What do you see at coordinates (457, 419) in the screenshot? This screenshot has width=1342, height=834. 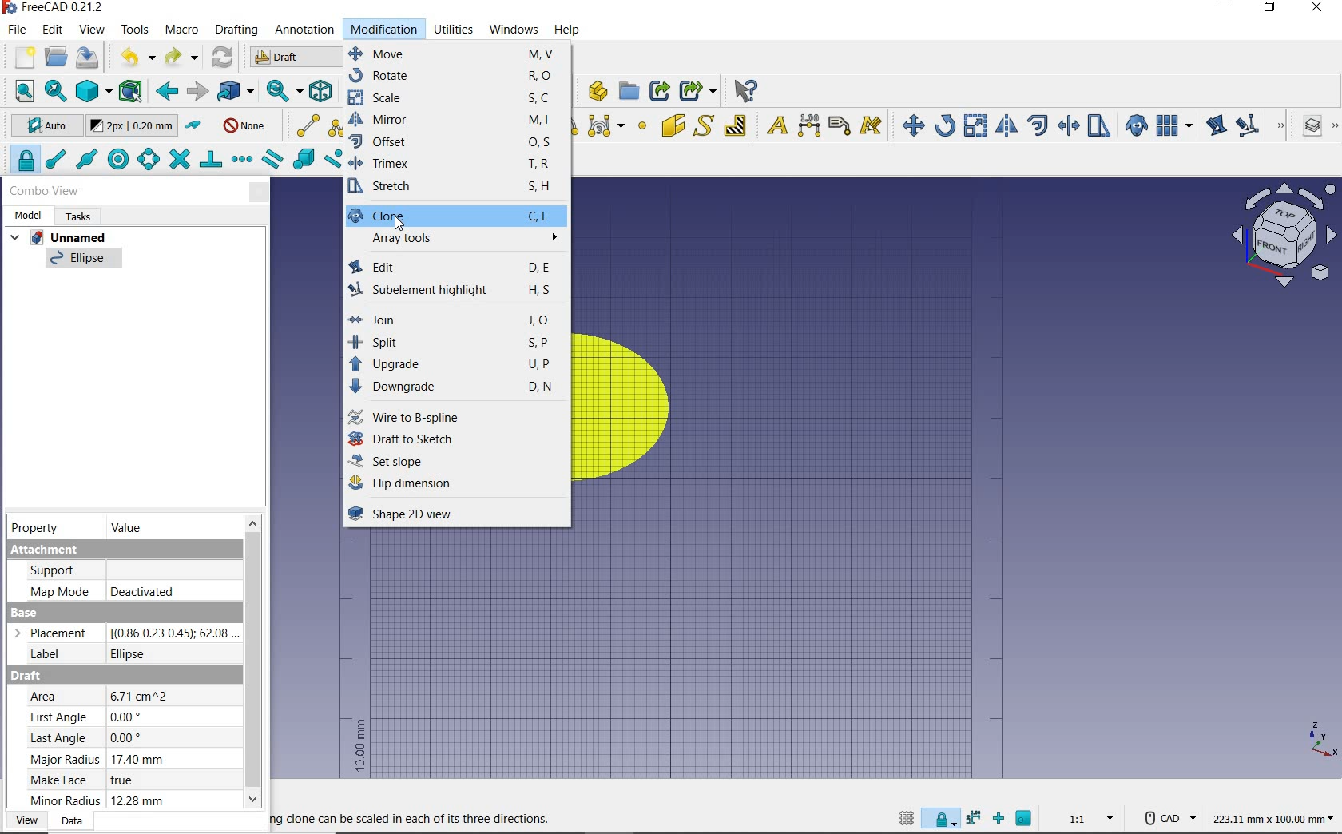 I see `write to B-spline` at bounding box center [457, 419].